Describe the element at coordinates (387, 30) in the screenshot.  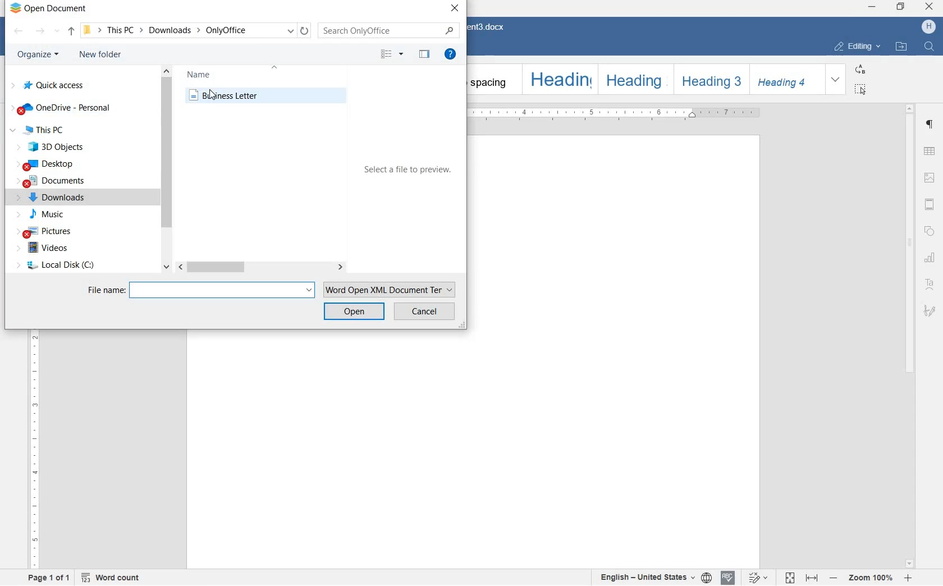
I see `search OnlyOffice` at that location.